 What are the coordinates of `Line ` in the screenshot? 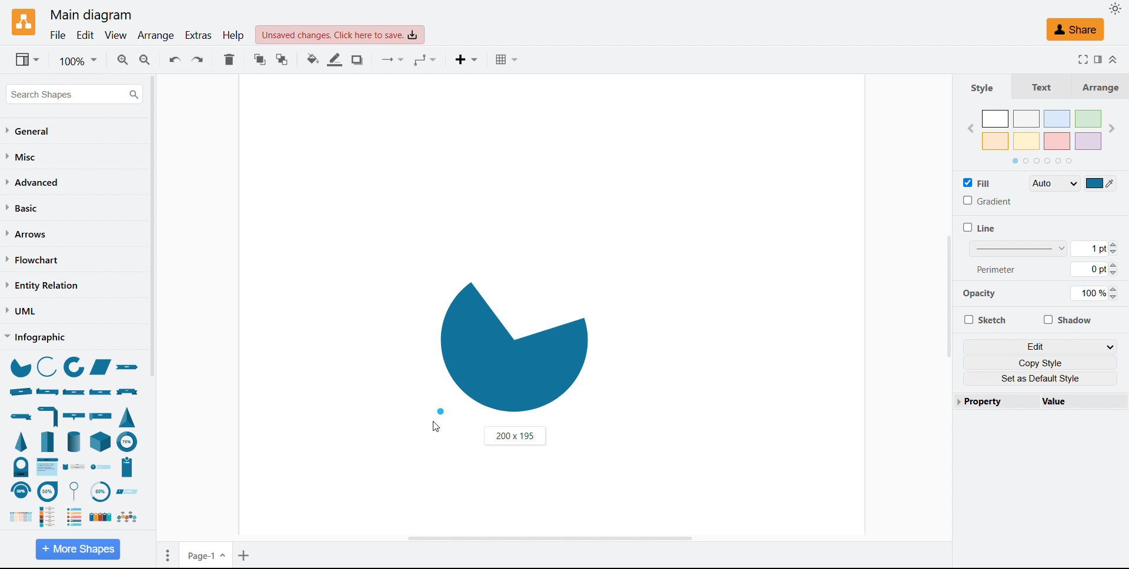 It's located at (979, 227).